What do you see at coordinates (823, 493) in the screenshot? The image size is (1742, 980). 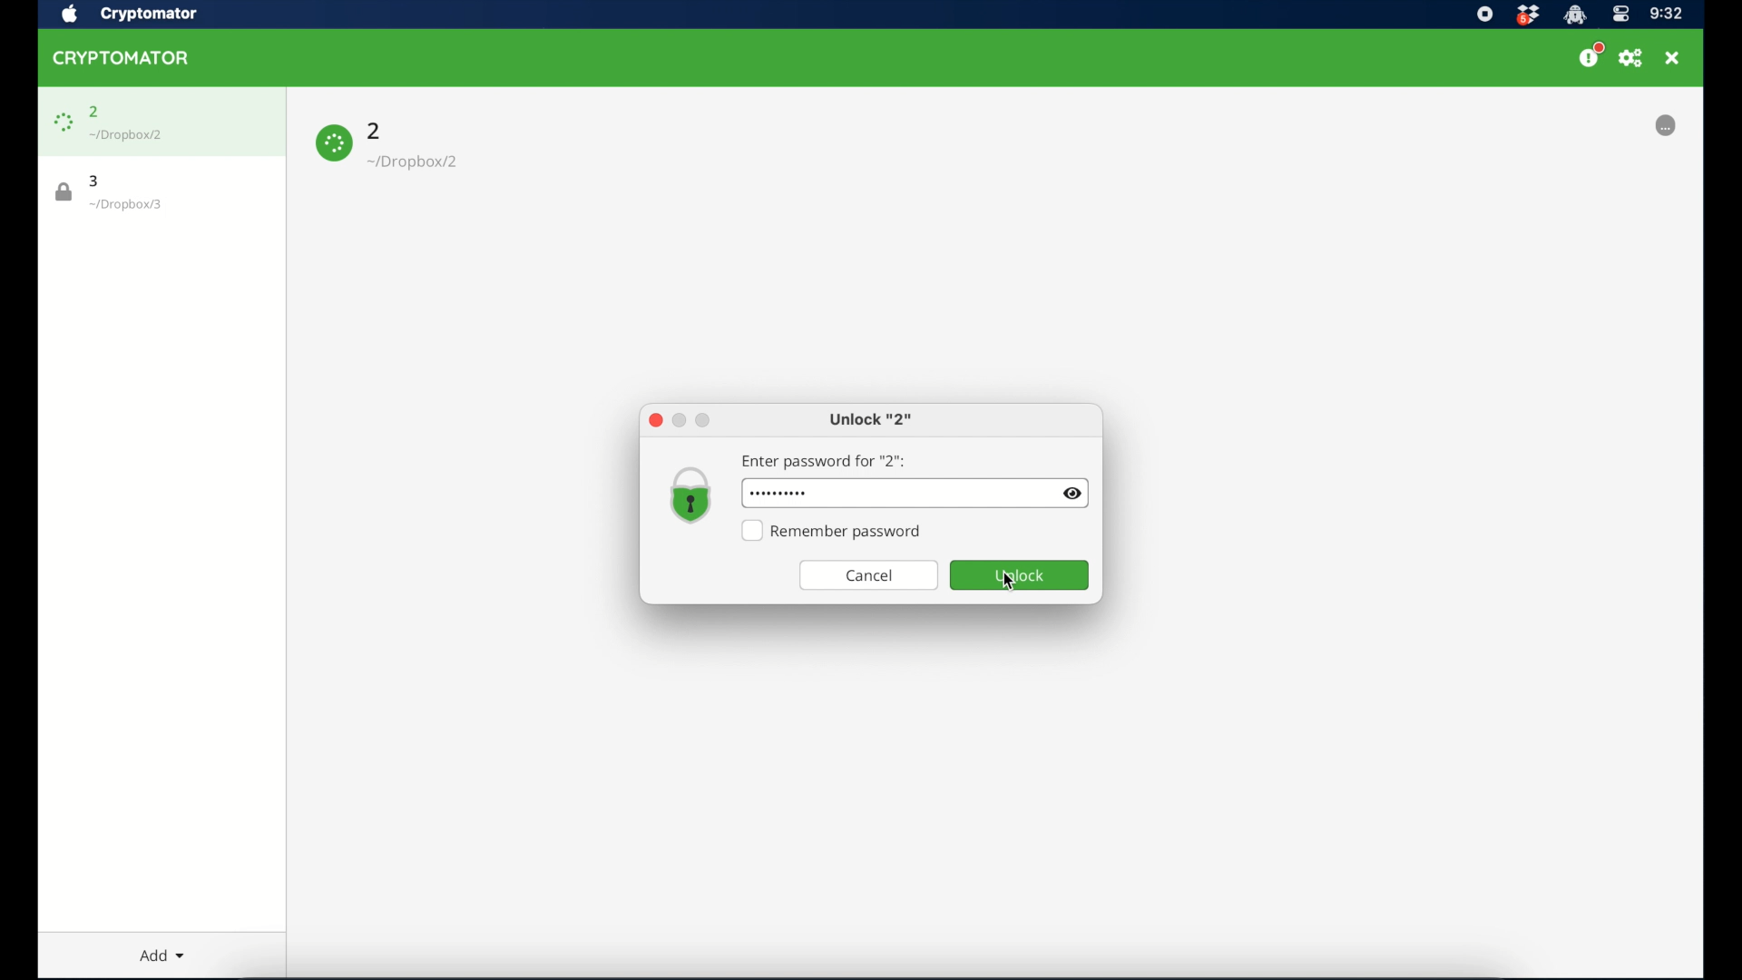 I see `encoded password` at bounding box center [823, 493].